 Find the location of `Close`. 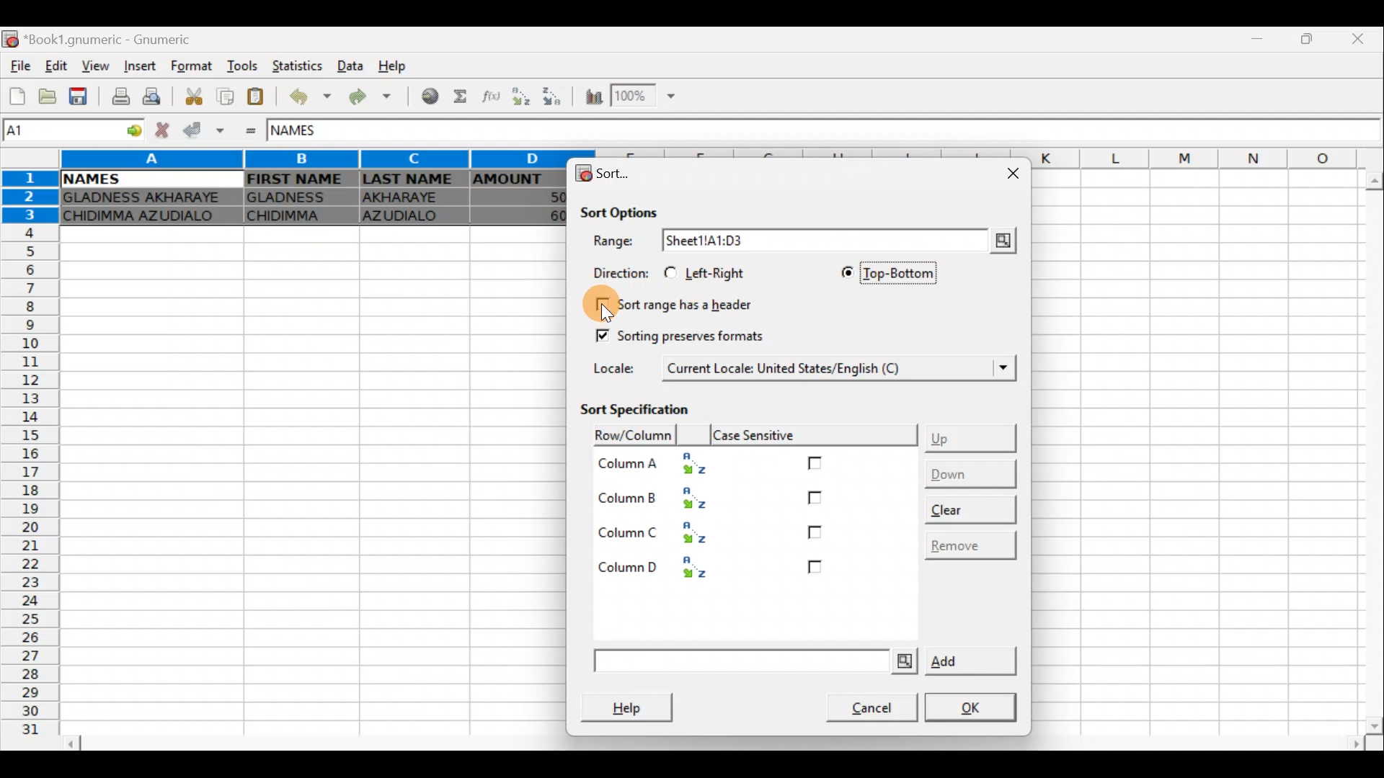

Close is located at coordinates (1363, 39).